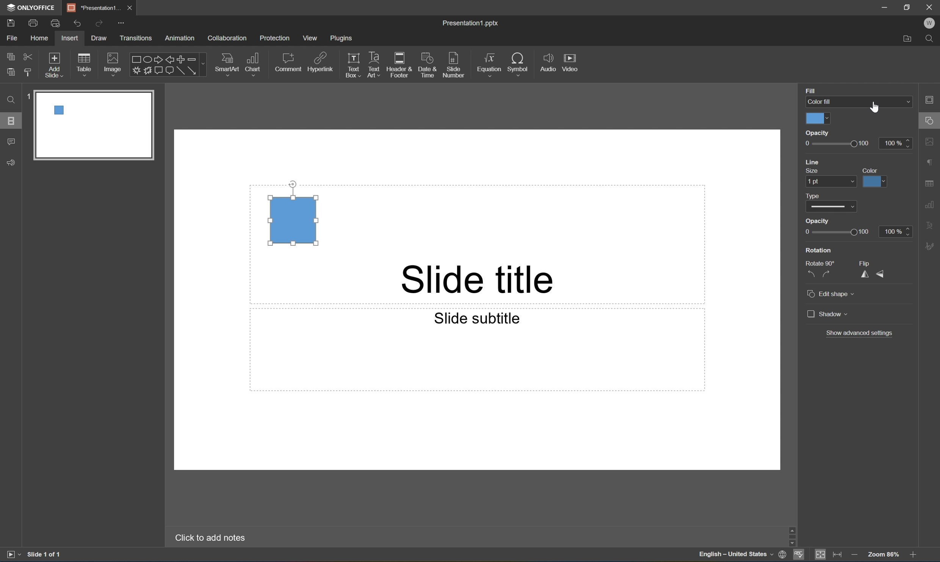 The image size is (940, 562). I want to click on Copy, so click(11, 55).